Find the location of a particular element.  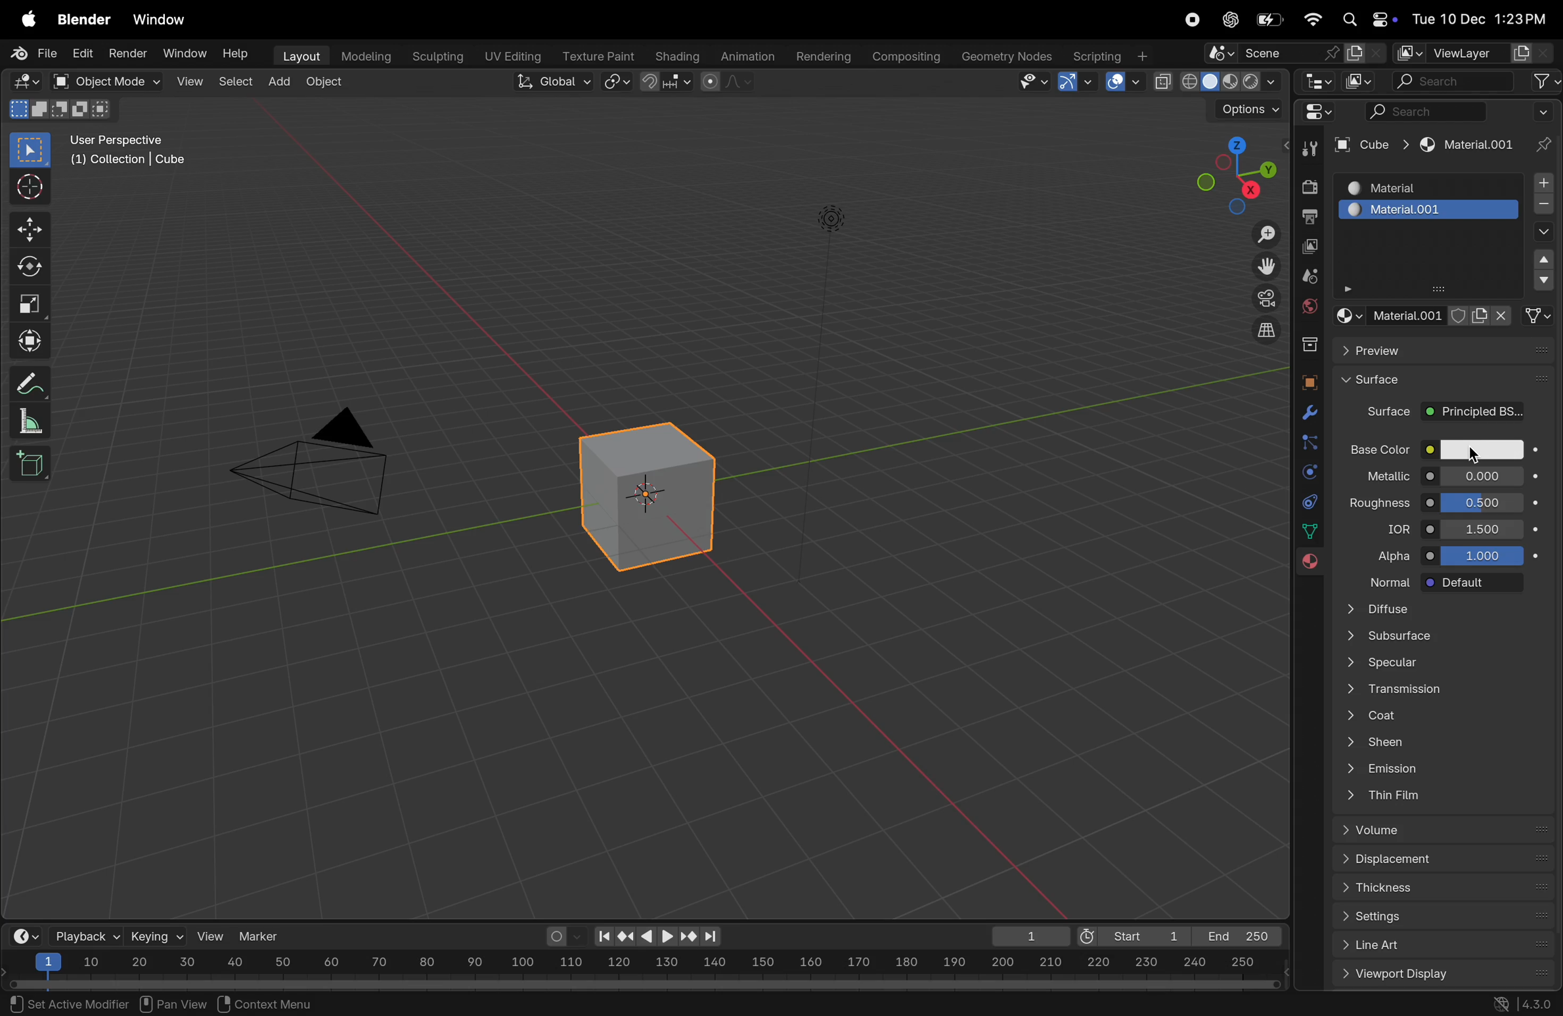

subtarct material is located at coordinates (1541, 207).